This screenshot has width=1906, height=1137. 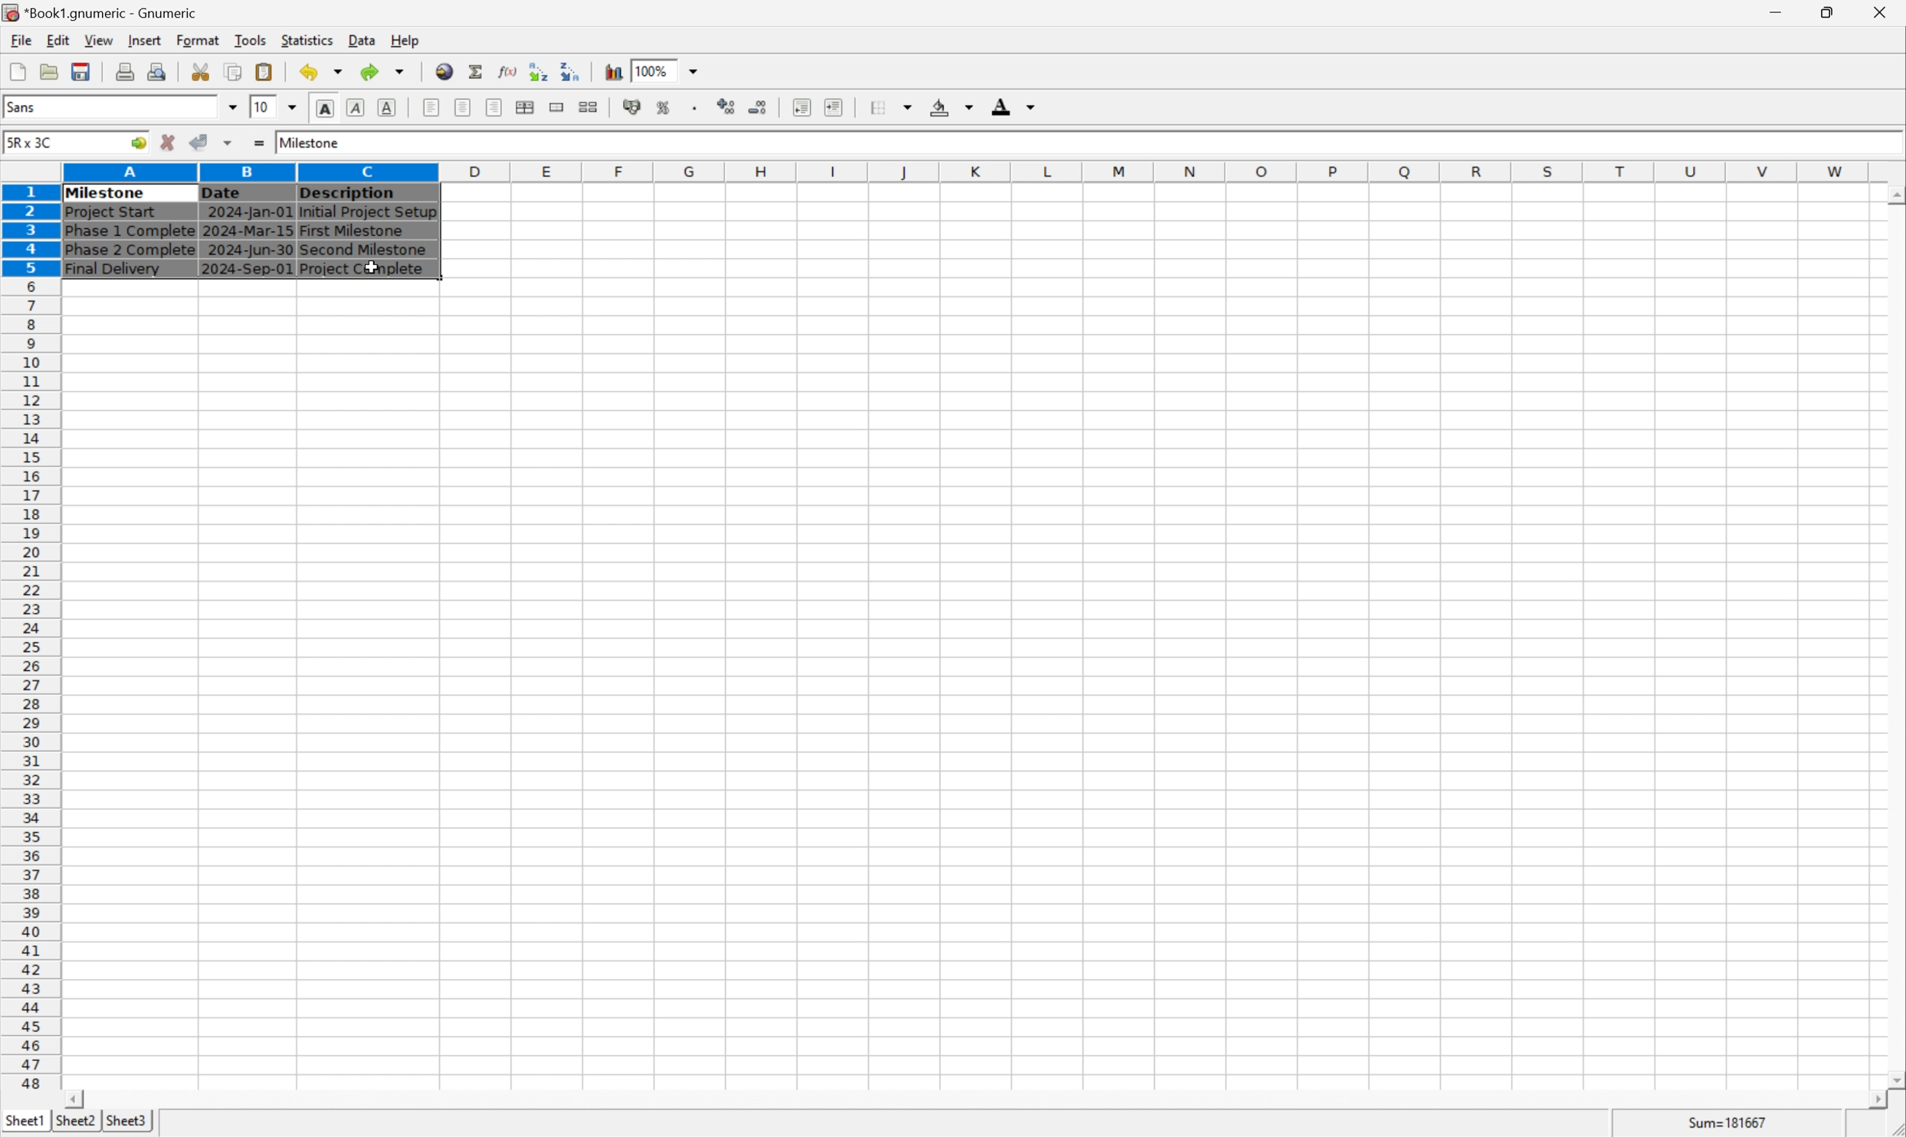 What do you see at coordinates (969, 171) in the screenshot?
I see `column names` at bounding box center [969, 171].